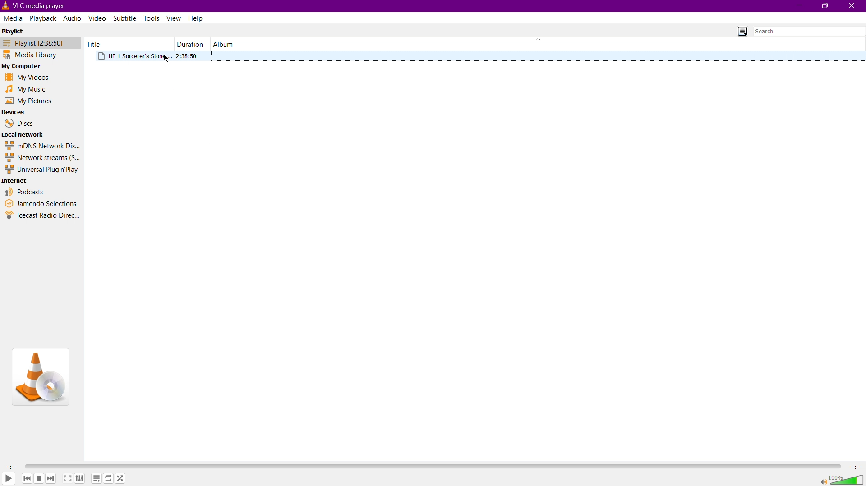 The image size is (866, 486). What do you see at coordinates (41, 204) in the screenshot?
I see `Jamendo Selections` at bounding box center [41, 204].